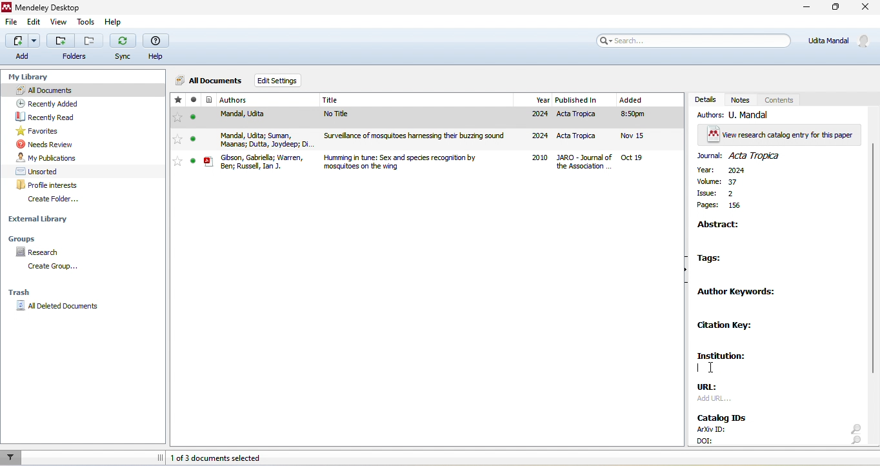  Describe the element at coordinates (586, 100) in the screenshot. I see `published in` at that location.